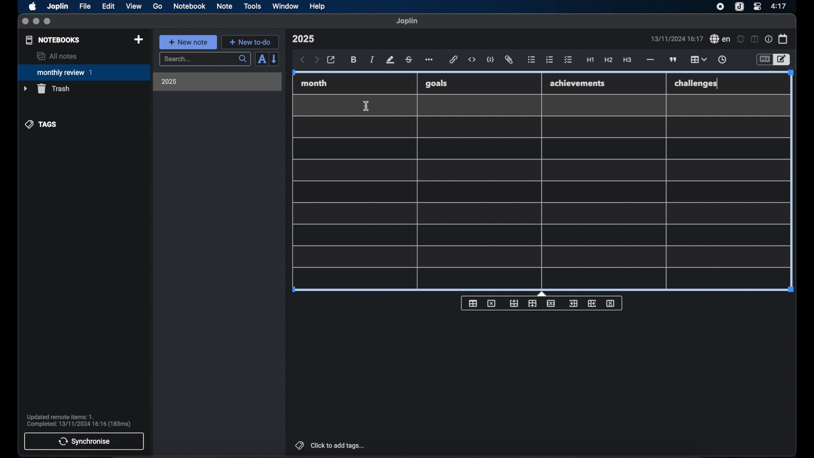 The width and height of the screenshot is (814, 458). I want to click on file, so click(85, 6).